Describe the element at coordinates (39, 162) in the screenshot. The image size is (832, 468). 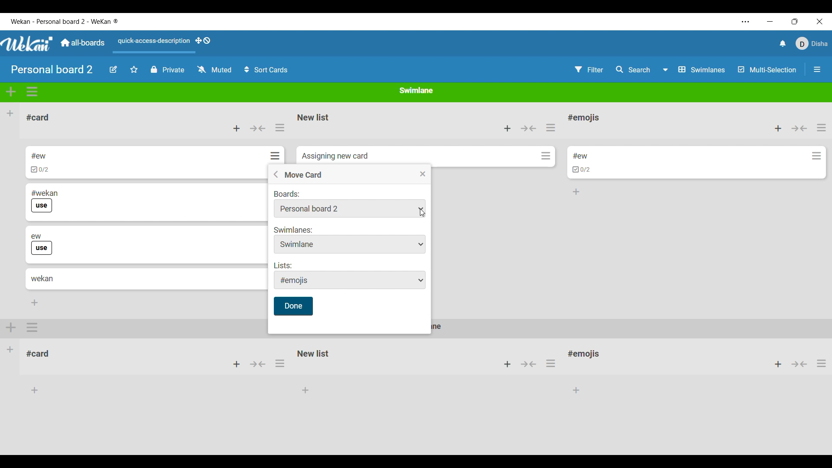
I see `Card title and checklist` at that location.